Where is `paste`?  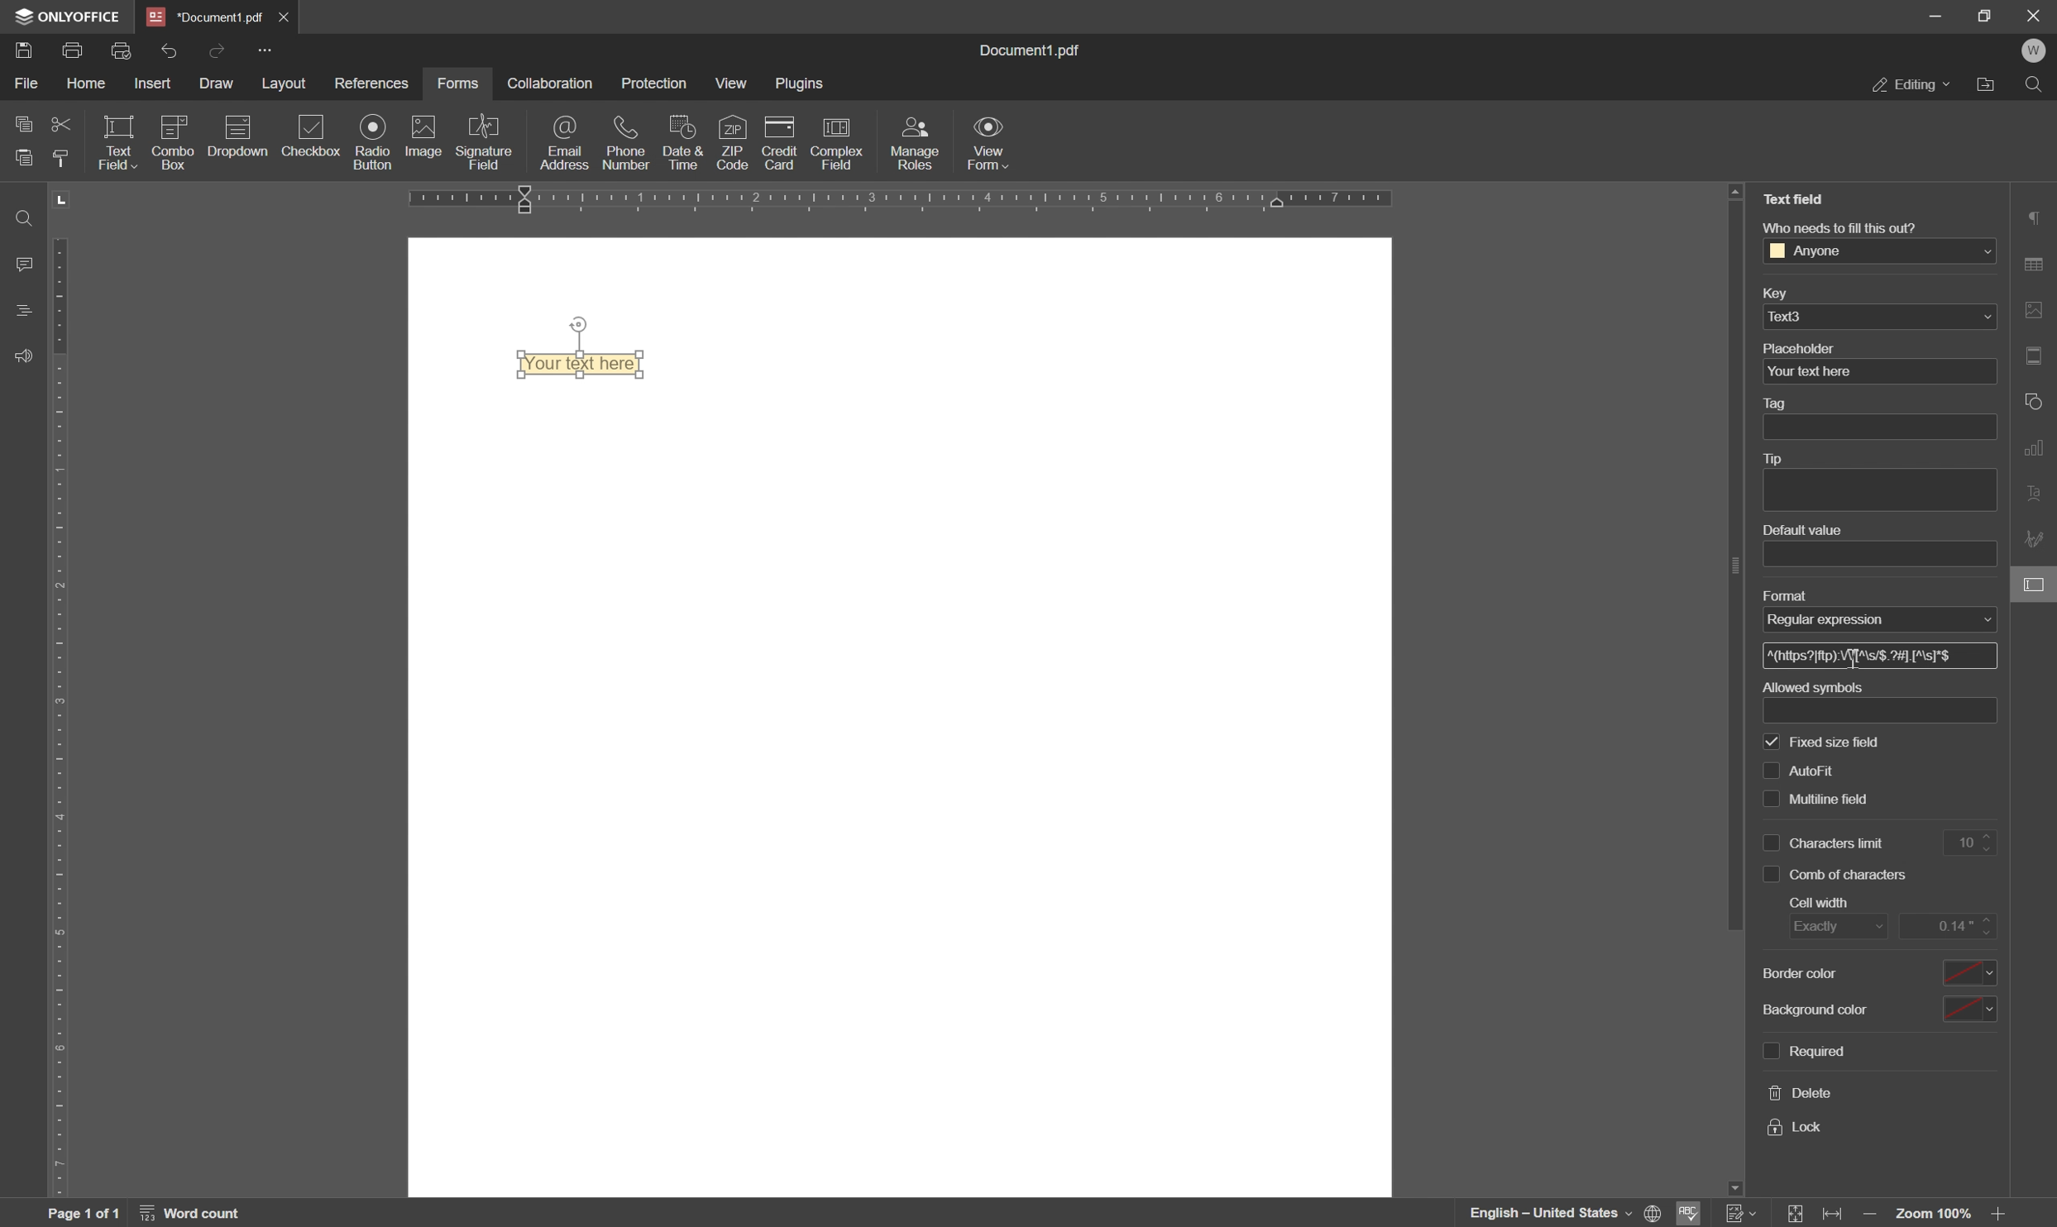 paste is located at coordinates (25, 156).